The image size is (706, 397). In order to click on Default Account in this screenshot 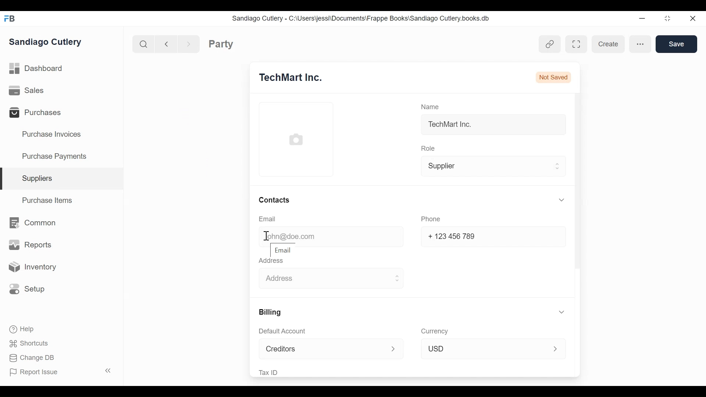, I will do `click(285, 332)`.